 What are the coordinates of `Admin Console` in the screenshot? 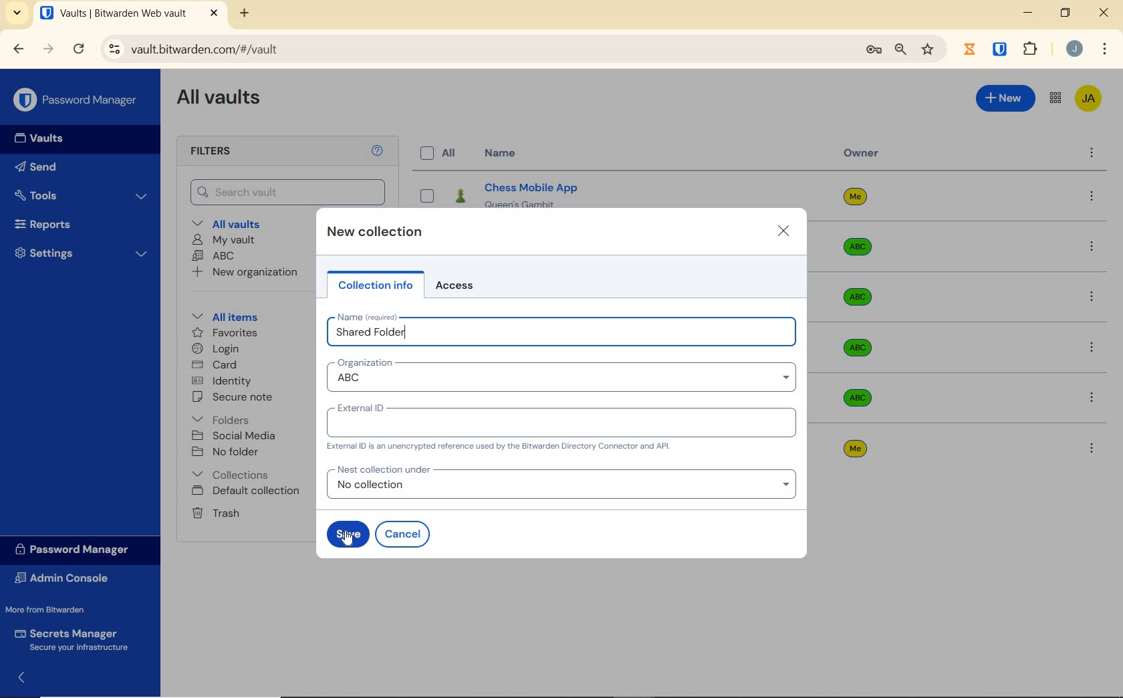 It's located at (66, 580).